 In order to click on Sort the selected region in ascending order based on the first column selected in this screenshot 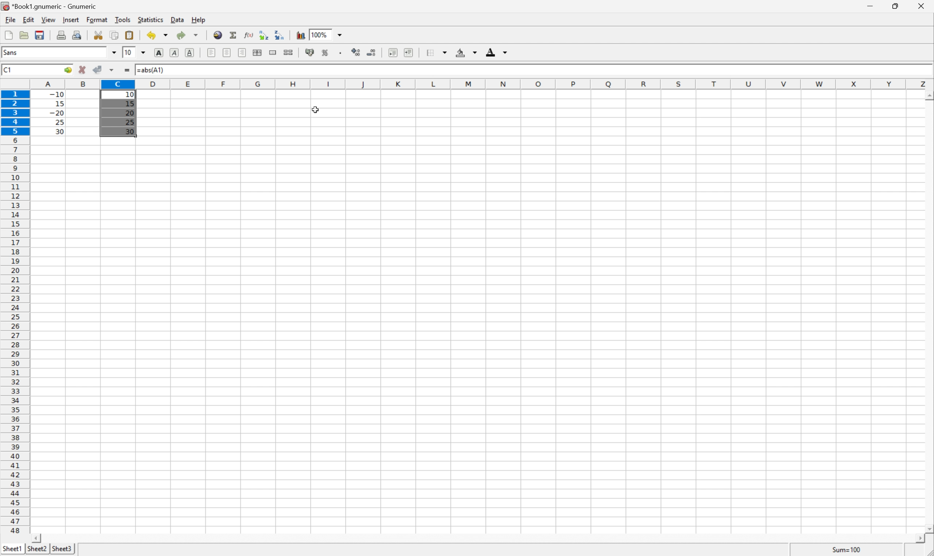, I will do `click(262, 34)`.